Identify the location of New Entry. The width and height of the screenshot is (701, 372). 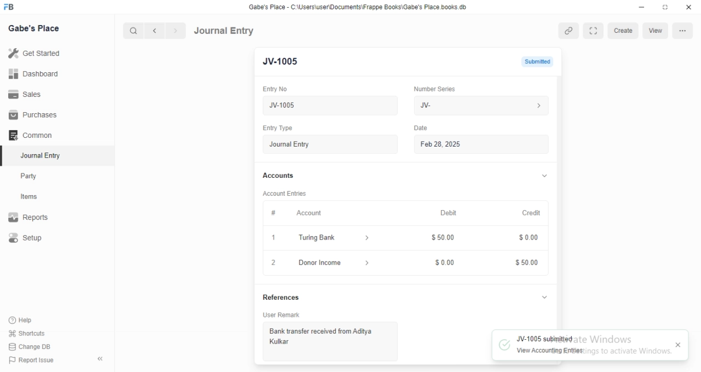
(284, 62).